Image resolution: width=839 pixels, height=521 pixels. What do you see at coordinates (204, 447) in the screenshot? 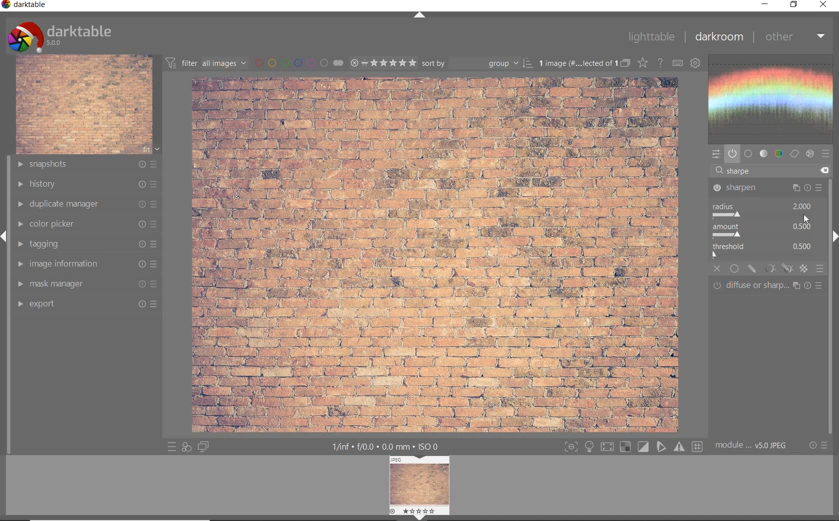
I see `display a second darkroom image widow` at bounding box center [204, 447].